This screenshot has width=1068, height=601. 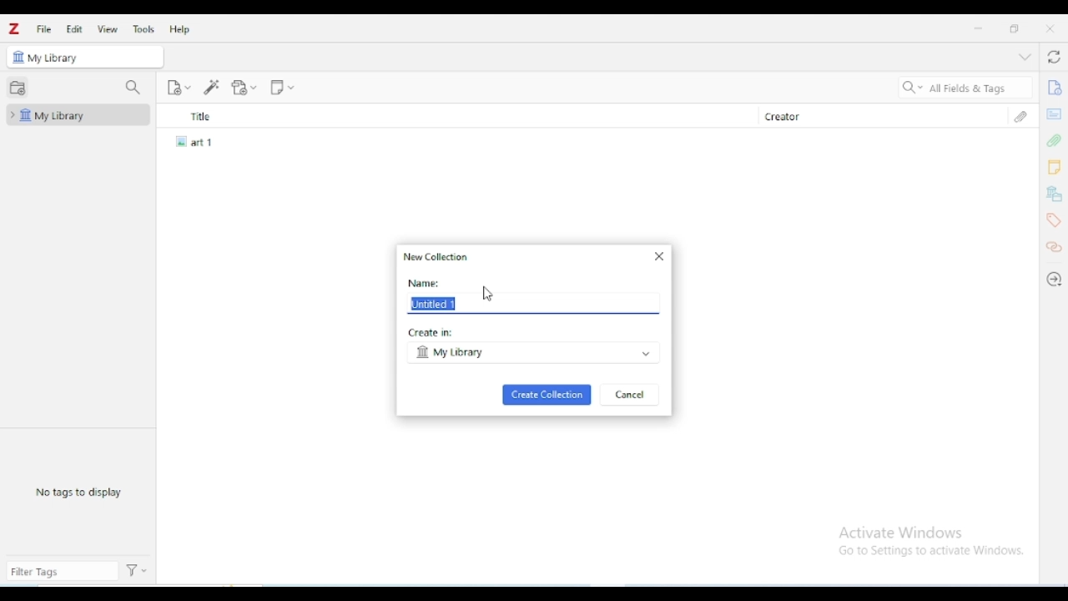 What do you see at coordinates (1054, 113) in the screenshot?
I see `abstract` at bounding box center [1054, 113].